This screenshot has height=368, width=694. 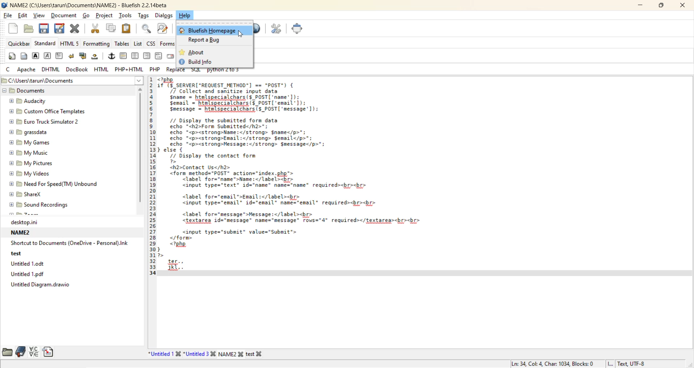 I want to click on Sound Recordings, so click(x=43, y=206).